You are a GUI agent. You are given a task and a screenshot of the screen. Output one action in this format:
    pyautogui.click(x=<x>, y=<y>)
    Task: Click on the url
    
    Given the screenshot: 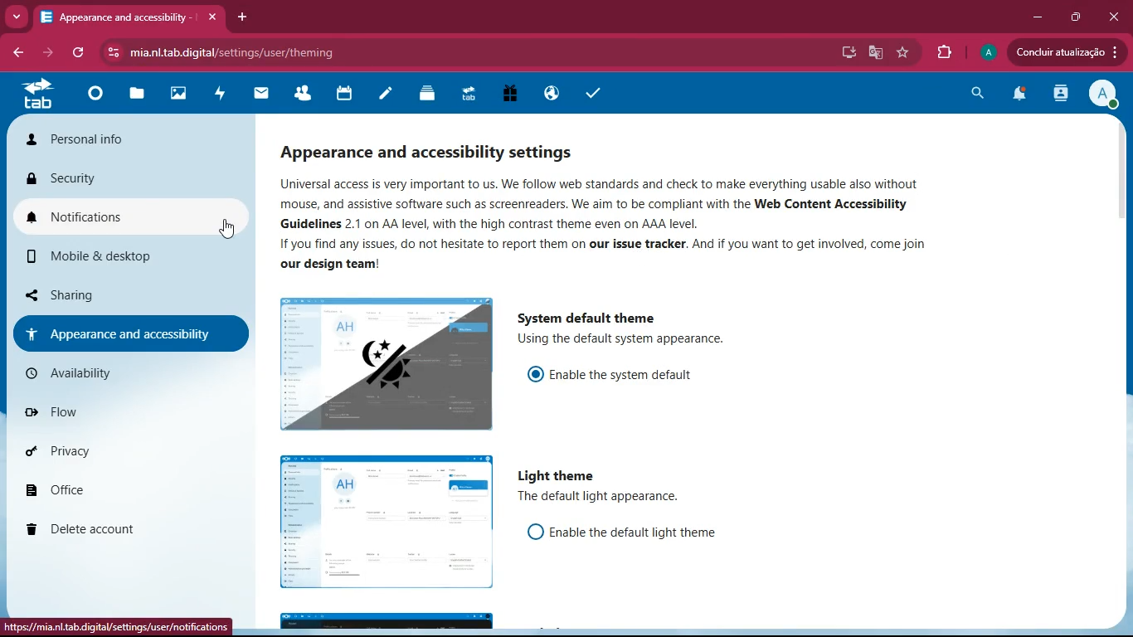 What is the action you would take?
    pyautogui.click(x=114, y=625)
    